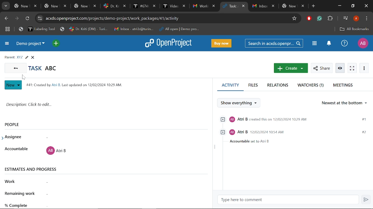 This screenshot has width=373, height=209. I want to click on People, so click(29, 125).